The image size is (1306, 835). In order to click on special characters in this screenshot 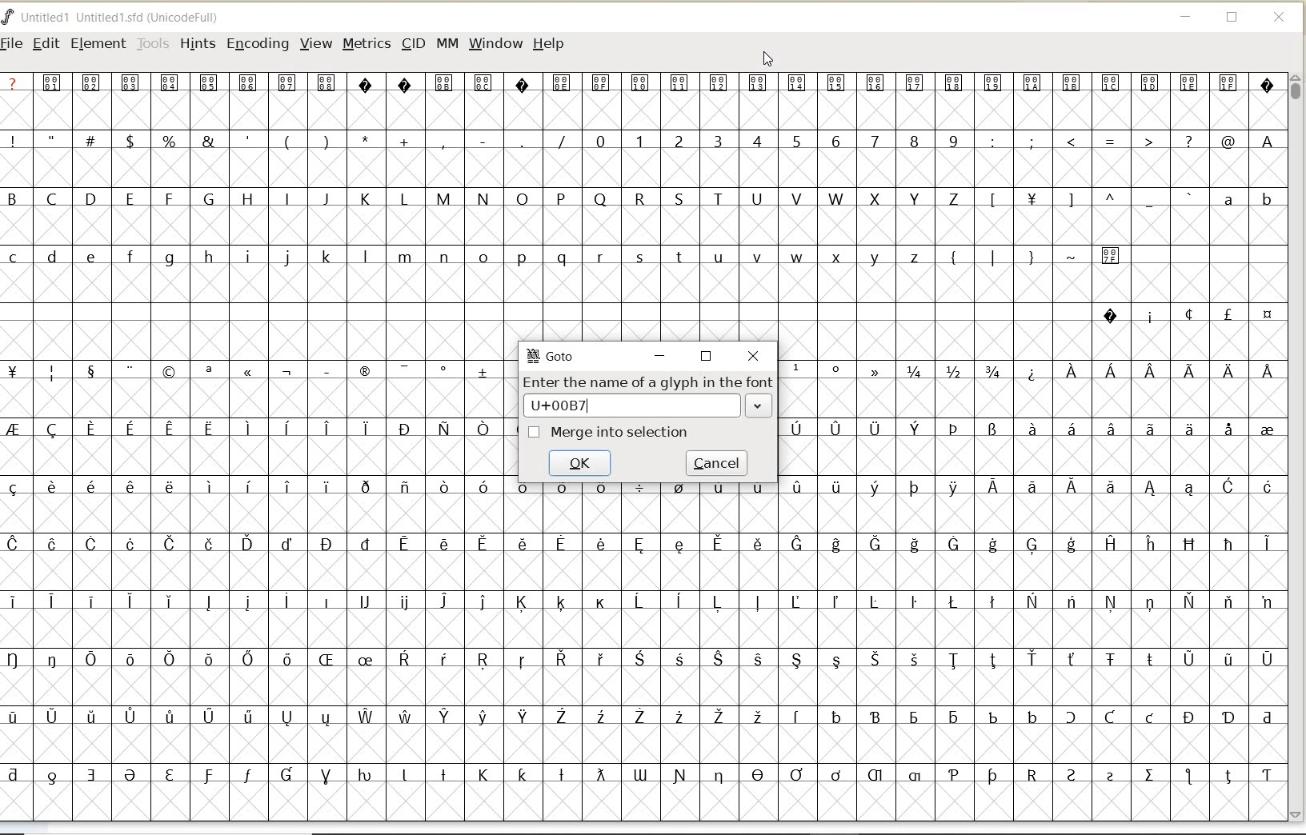, I will do `click(1055, 262)`.